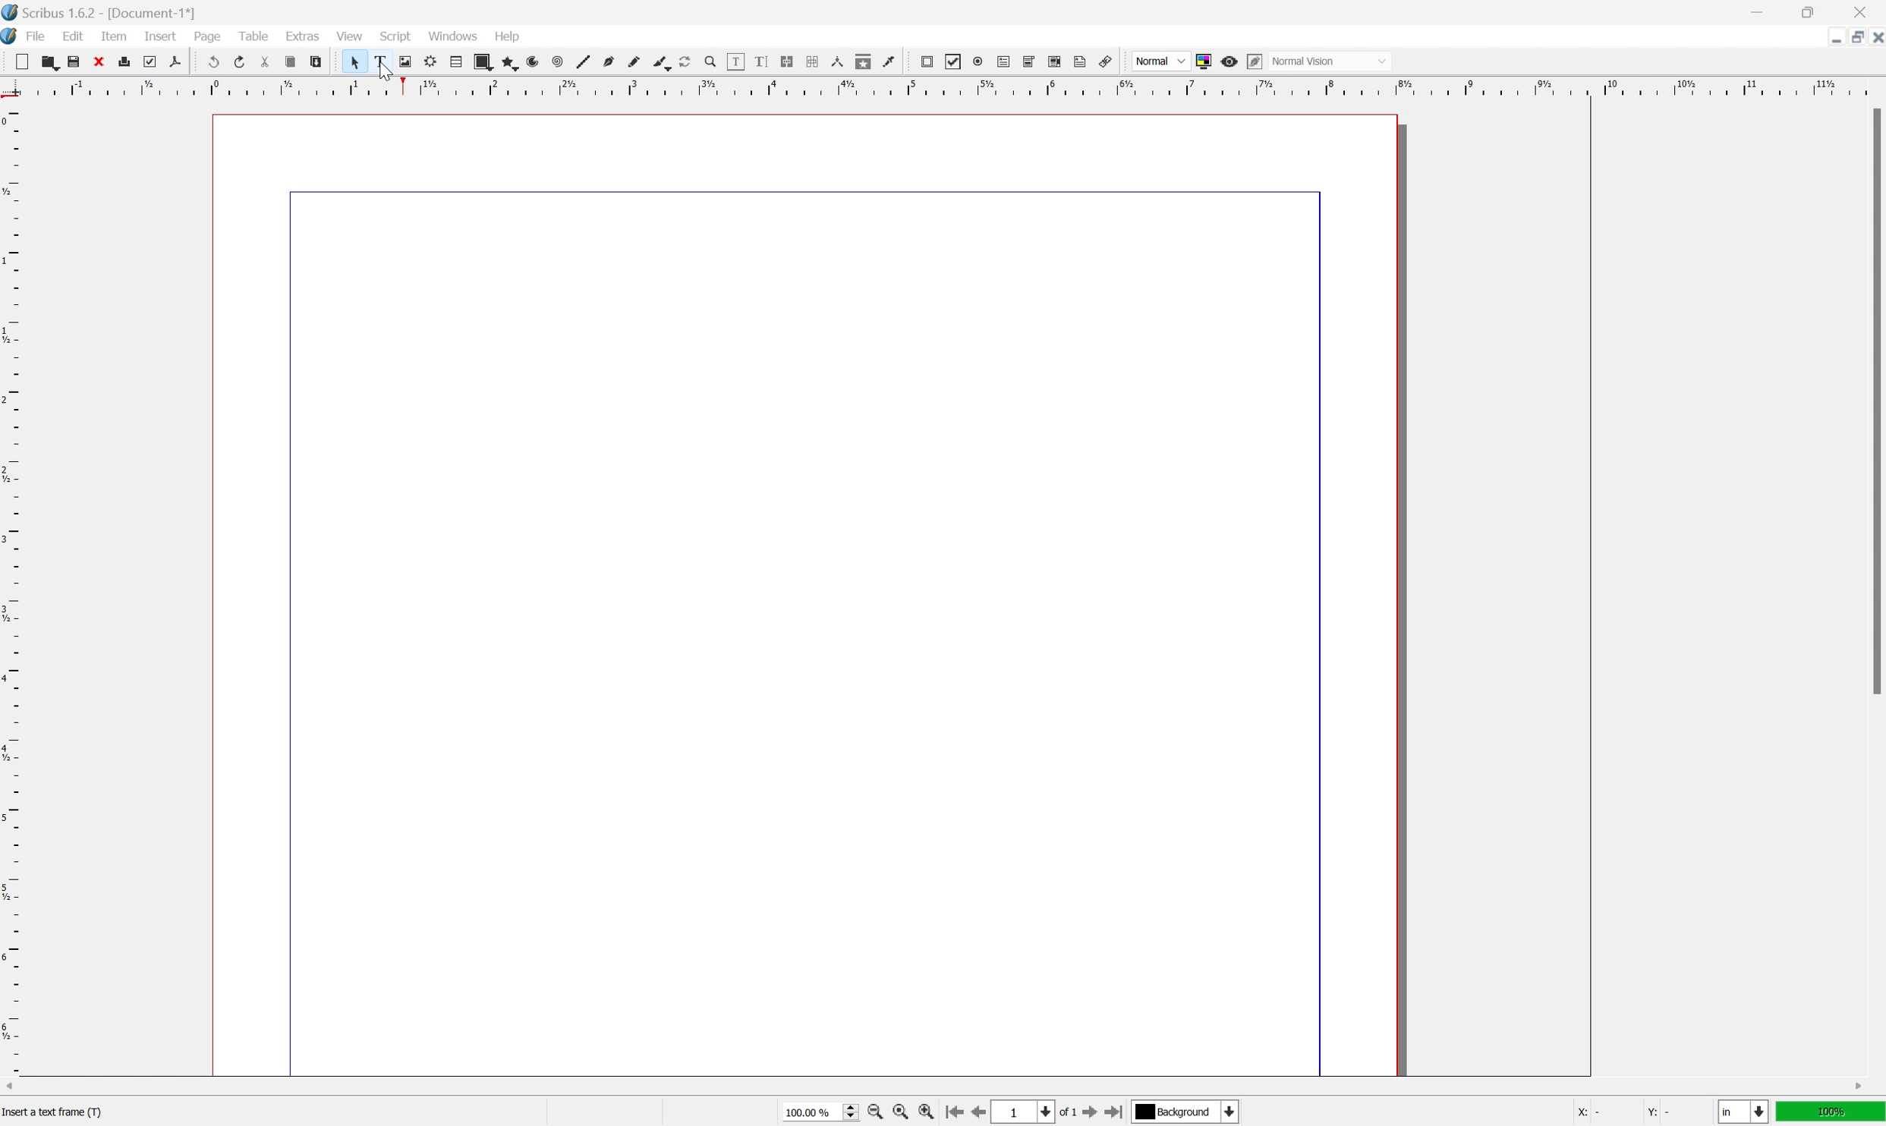 The width and height of the screenshot is (1886, 1126). Describe the element at coordinates (1161, 60) in the screenshot. I see `normal` at that location.